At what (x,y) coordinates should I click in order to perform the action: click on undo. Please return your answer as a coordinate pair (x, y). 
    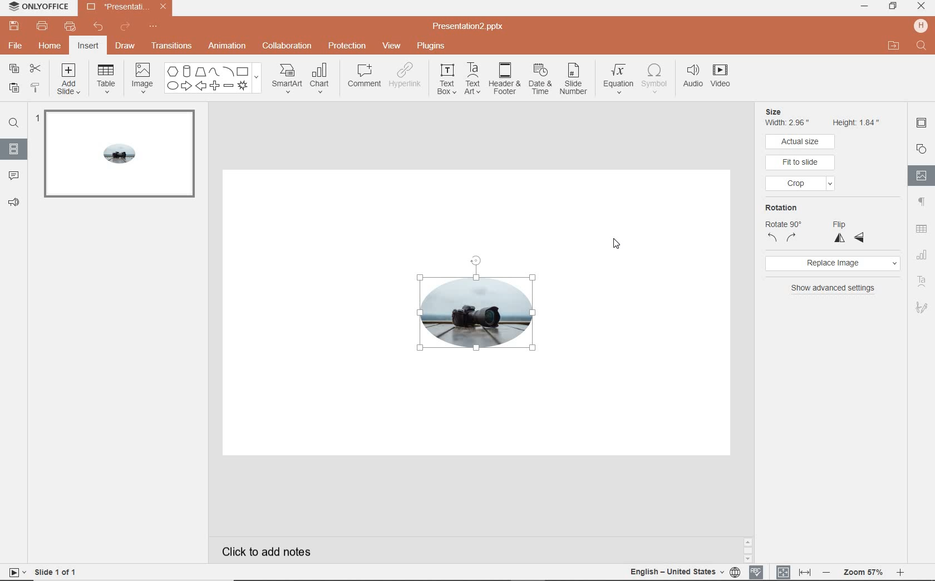
    Looking at the image, I should click on (99, 27).